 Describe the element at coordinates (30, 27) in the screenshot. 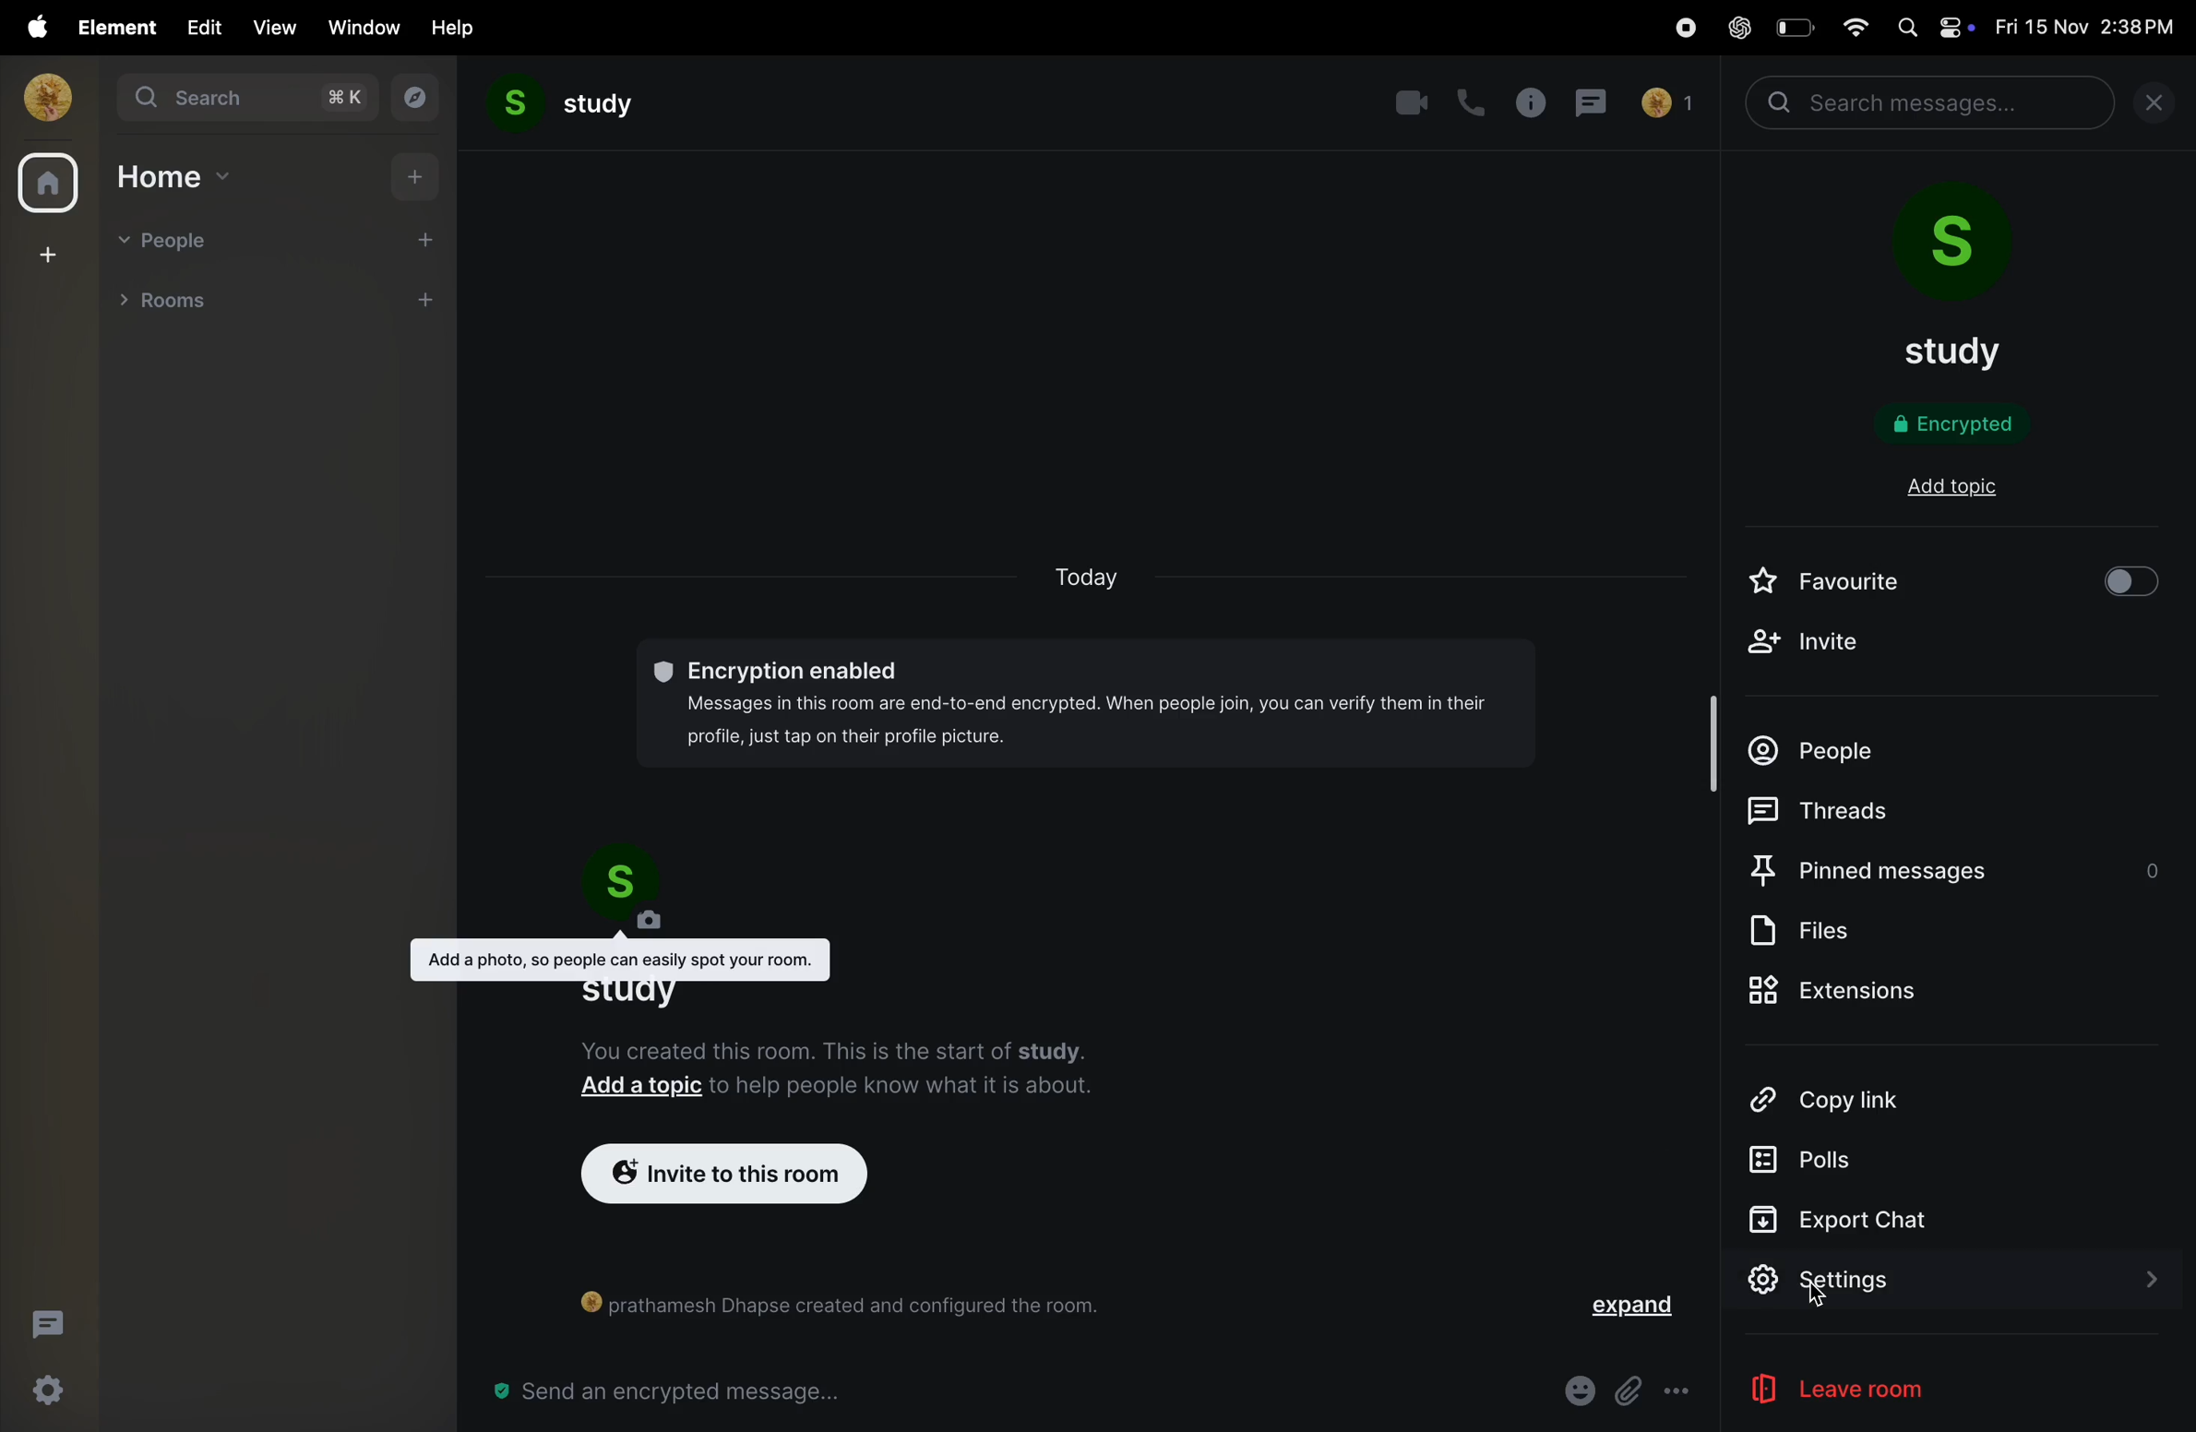

I see `apple menu` at that location.